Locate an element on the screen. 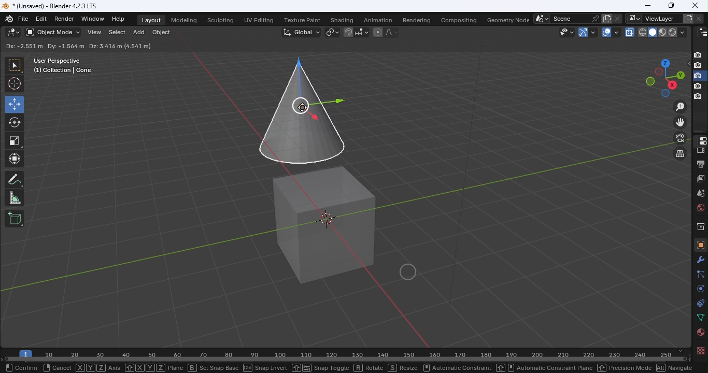 This screenshot has height=373, width=708. Move the view is located at coordinates (681, 122).